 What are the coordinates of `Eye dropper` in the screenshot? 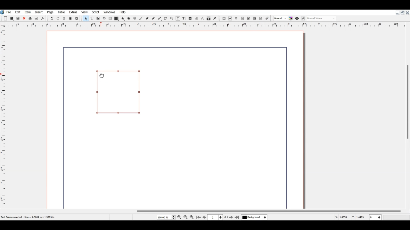 It's located at (215, 18).